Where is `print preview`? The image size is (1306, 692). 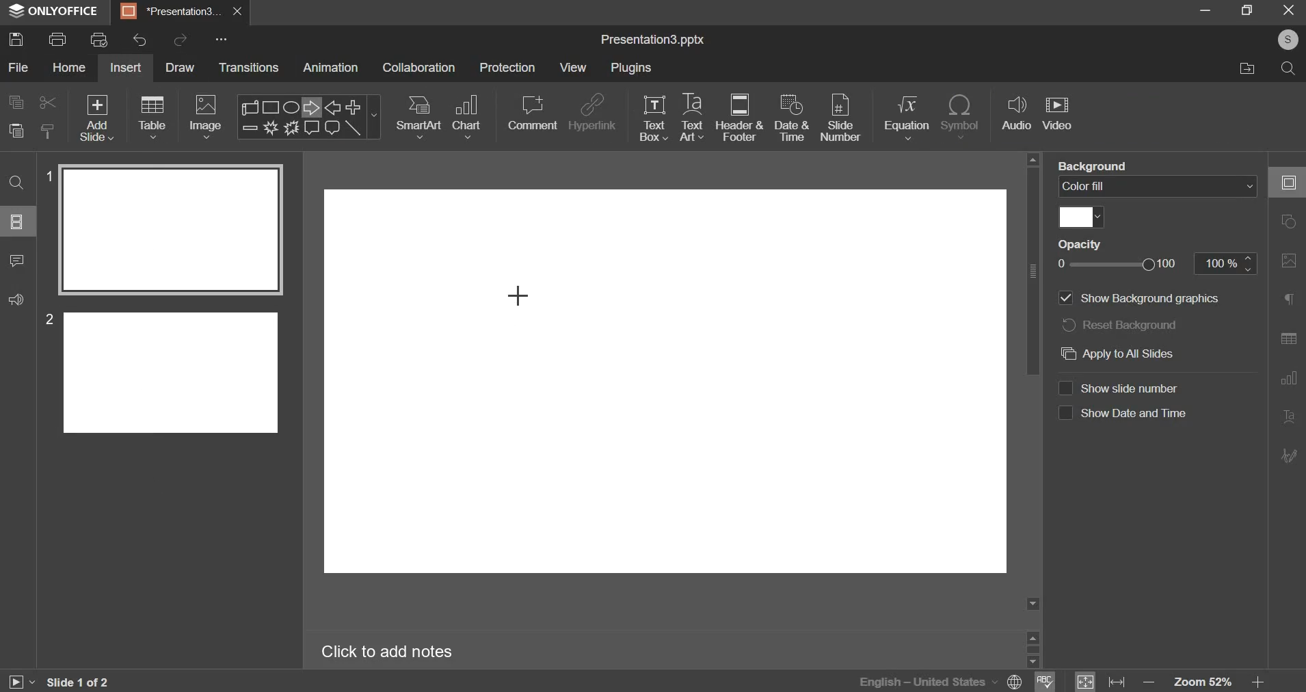 print preview is located at coordinates (99, 39).